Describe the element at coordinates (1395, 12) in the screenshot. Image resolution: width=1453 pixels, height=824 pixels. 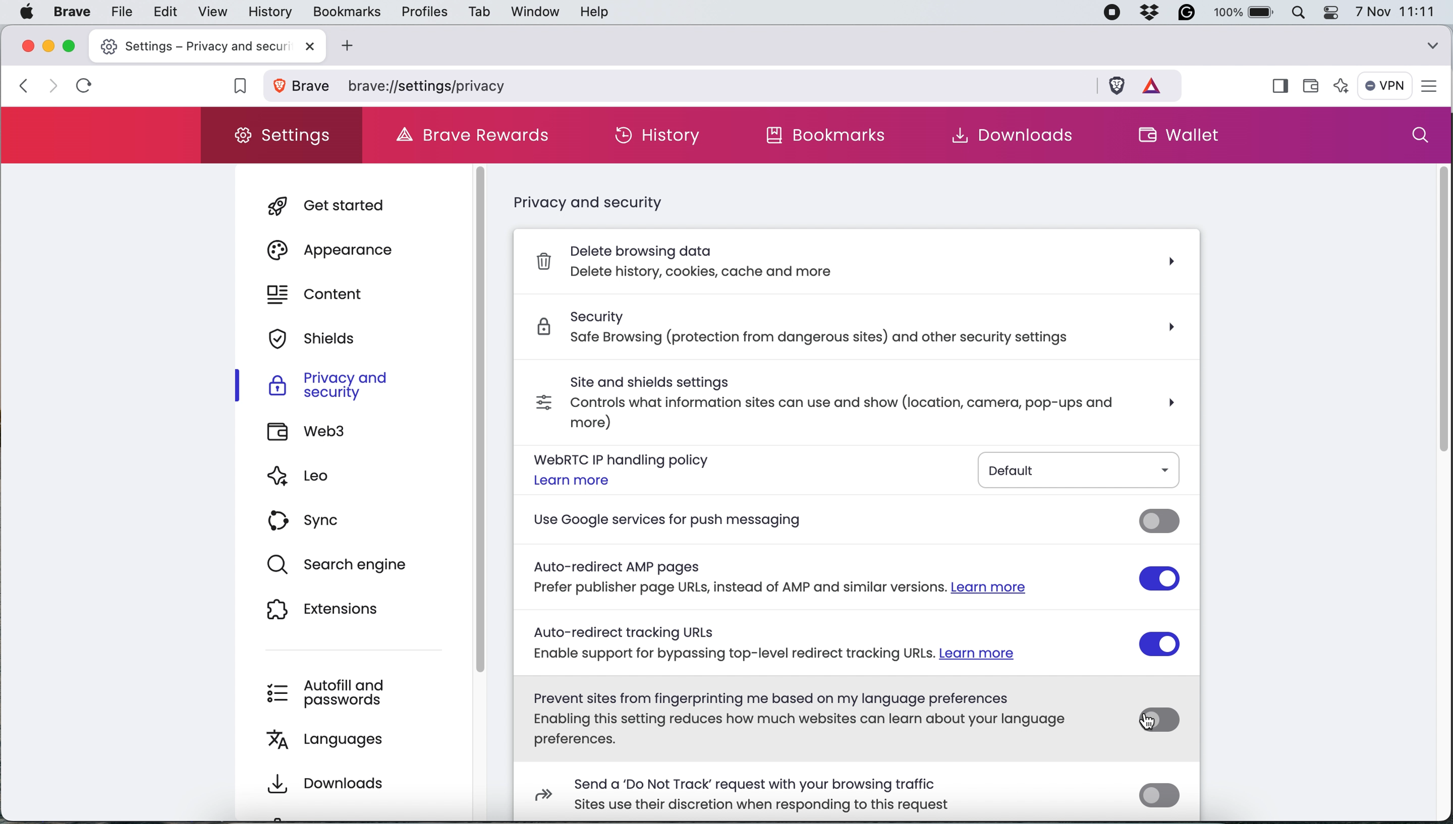
I see `7 nov 11:11` at that location.